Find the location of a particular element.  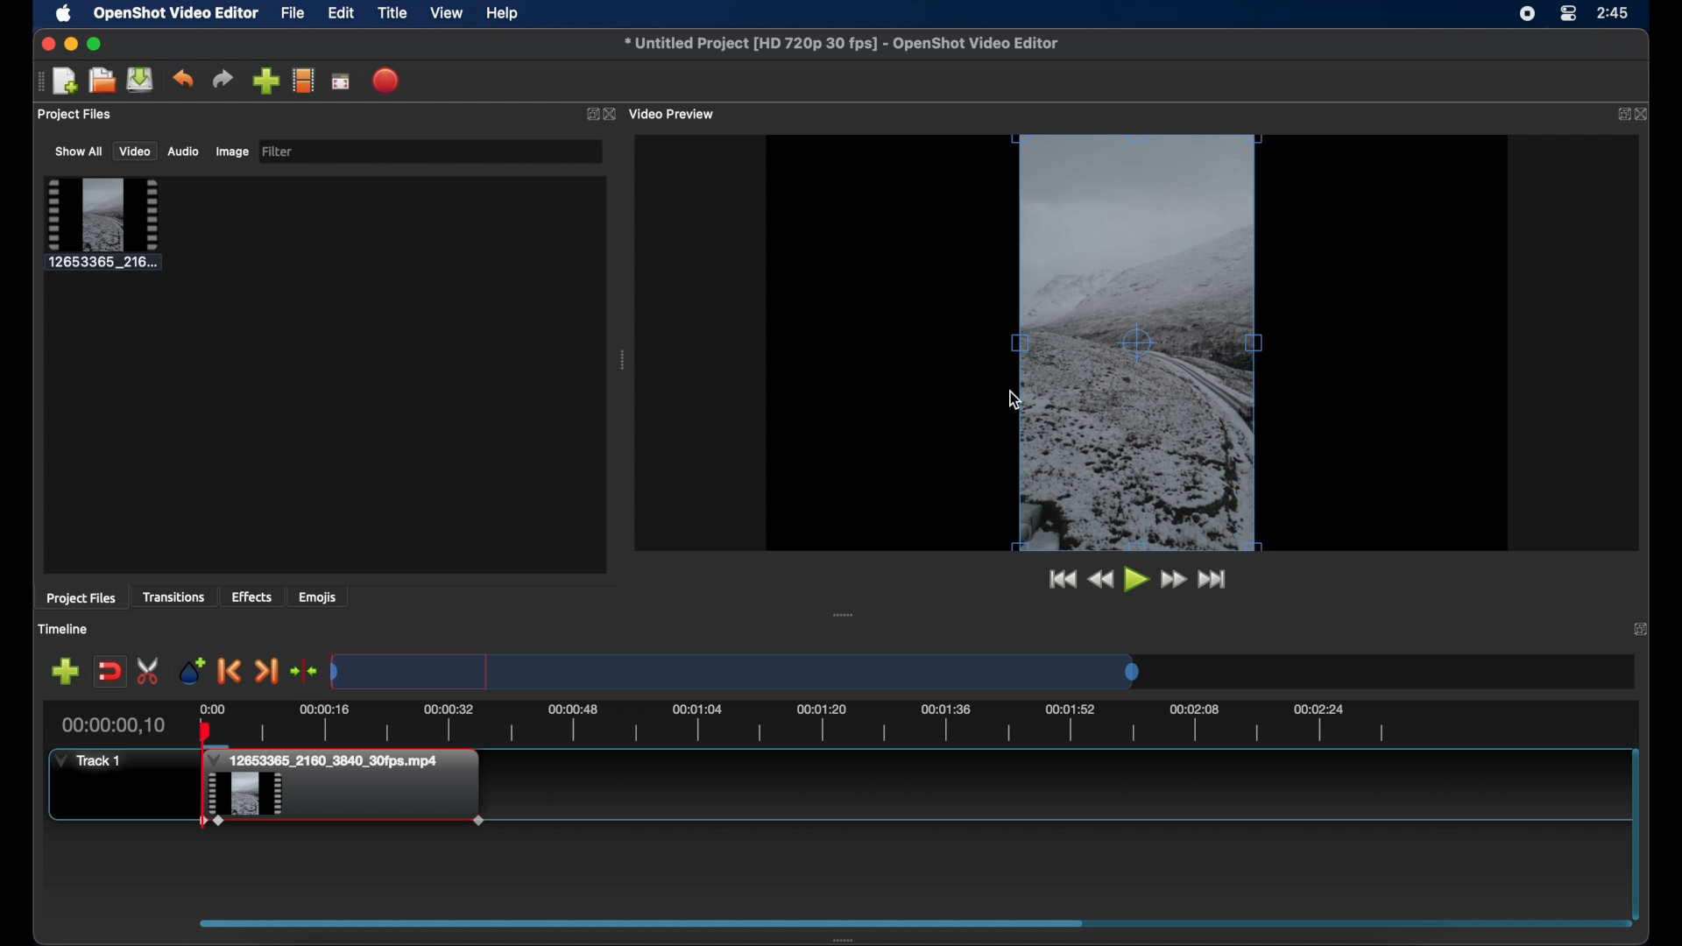

enable razor is located at coordinates (150, 670).